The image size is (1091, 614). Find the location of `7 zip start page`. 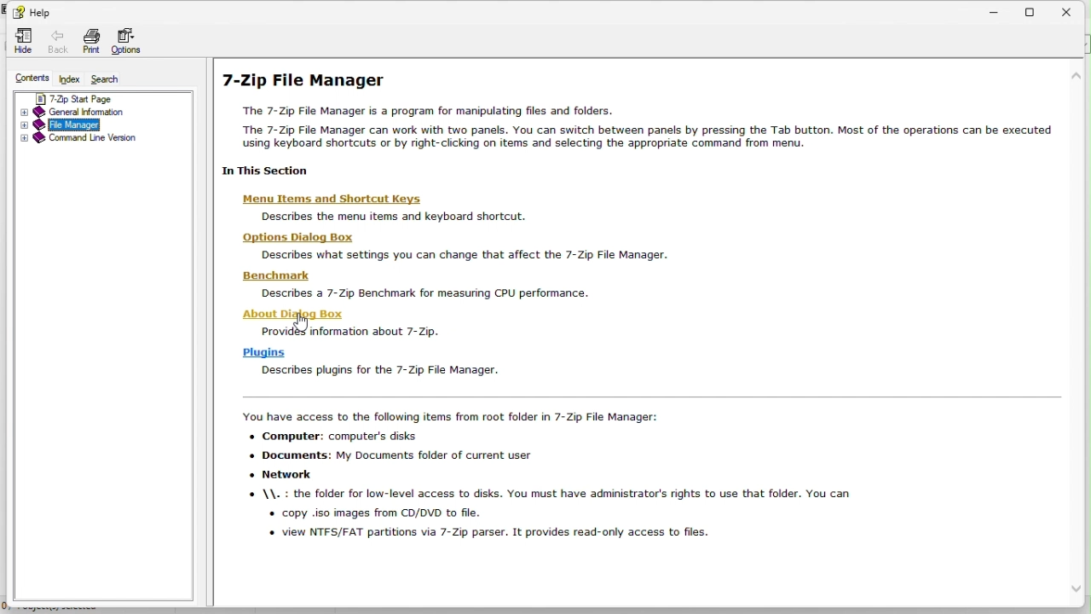

7 zip start page is located at coordinates (61, 97).